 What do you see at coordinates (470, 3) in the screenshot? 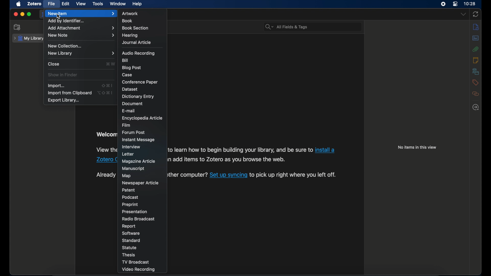
I see `time` at bounding box center [470, 3].